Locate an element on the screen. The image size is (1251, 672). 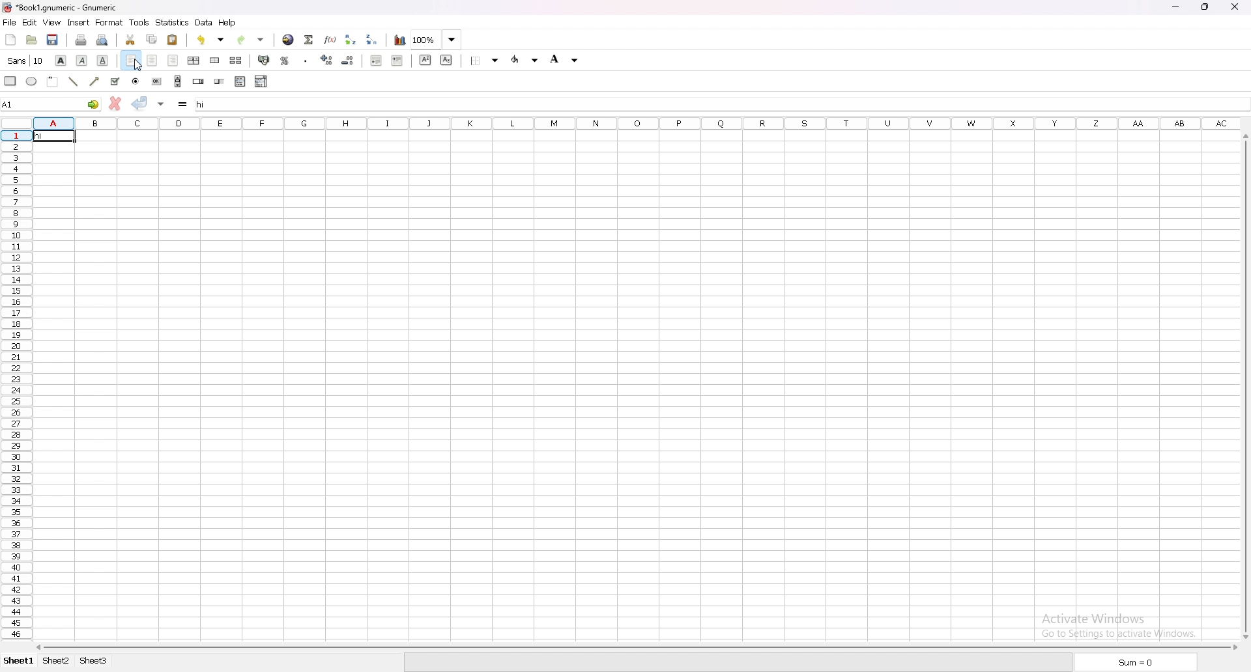
sheet 3 is located at coordinates (94, 661).